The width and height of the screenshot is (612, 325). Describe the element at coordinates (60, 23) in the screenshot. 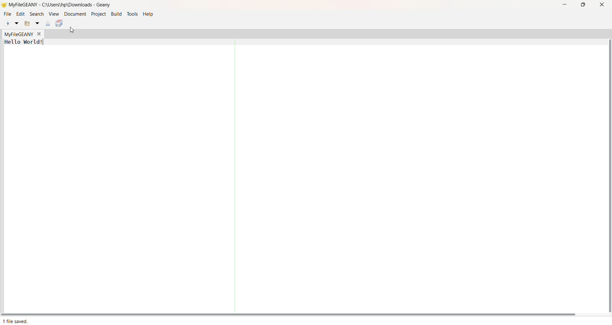

I see `Save All Open File` at that location.